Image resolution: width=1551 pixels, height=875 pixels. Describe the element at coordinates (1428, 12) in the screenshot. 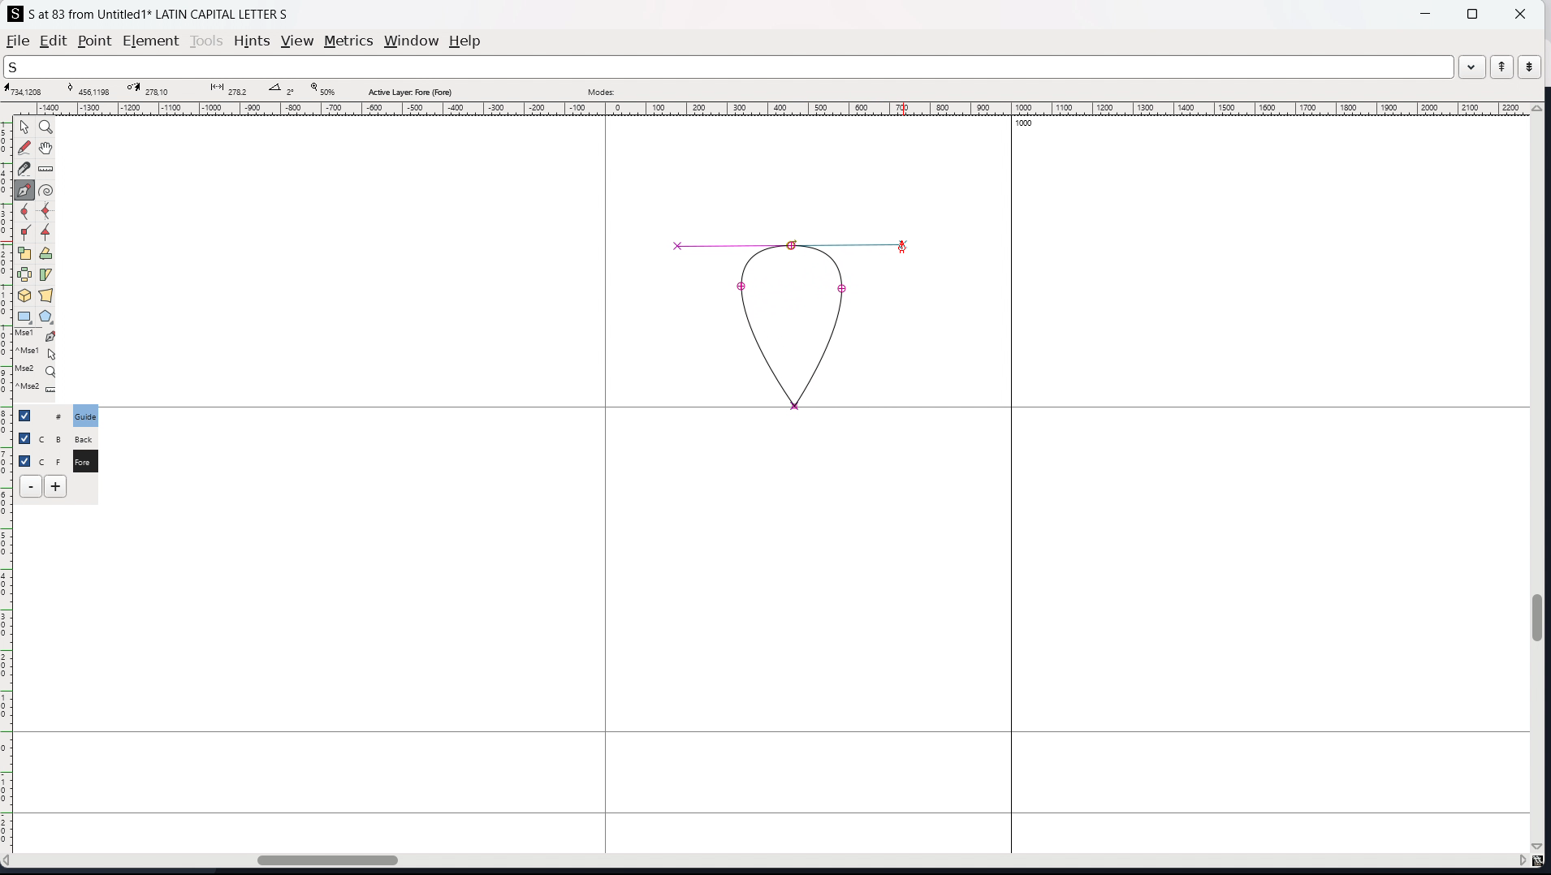

I see `minimize` at that location.